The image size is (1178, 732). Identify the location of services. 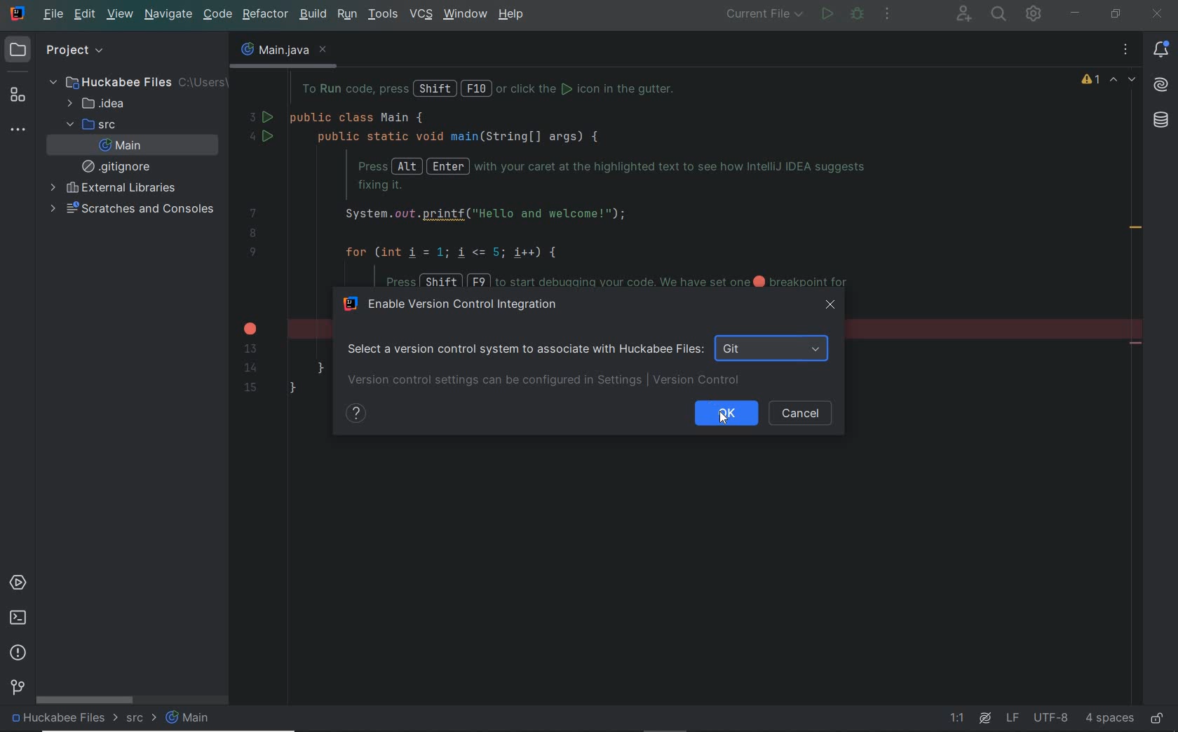
(19, 582).